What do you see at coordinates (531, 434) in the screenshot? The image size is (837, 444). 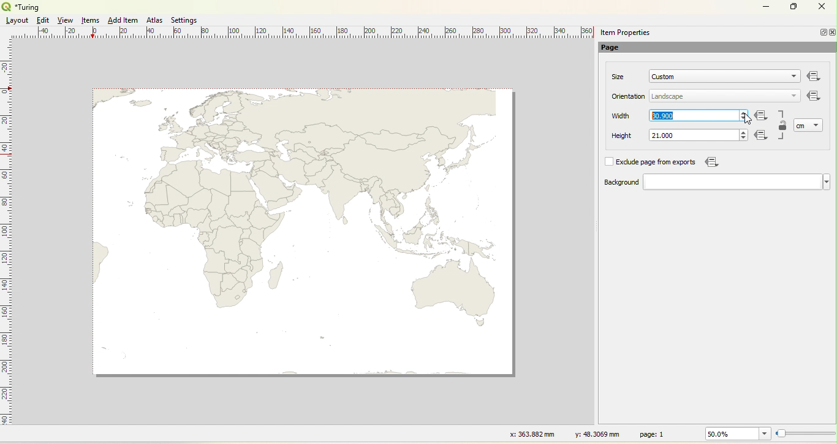 I see `x: 363.882 mm` at bounding box center [531, 434].